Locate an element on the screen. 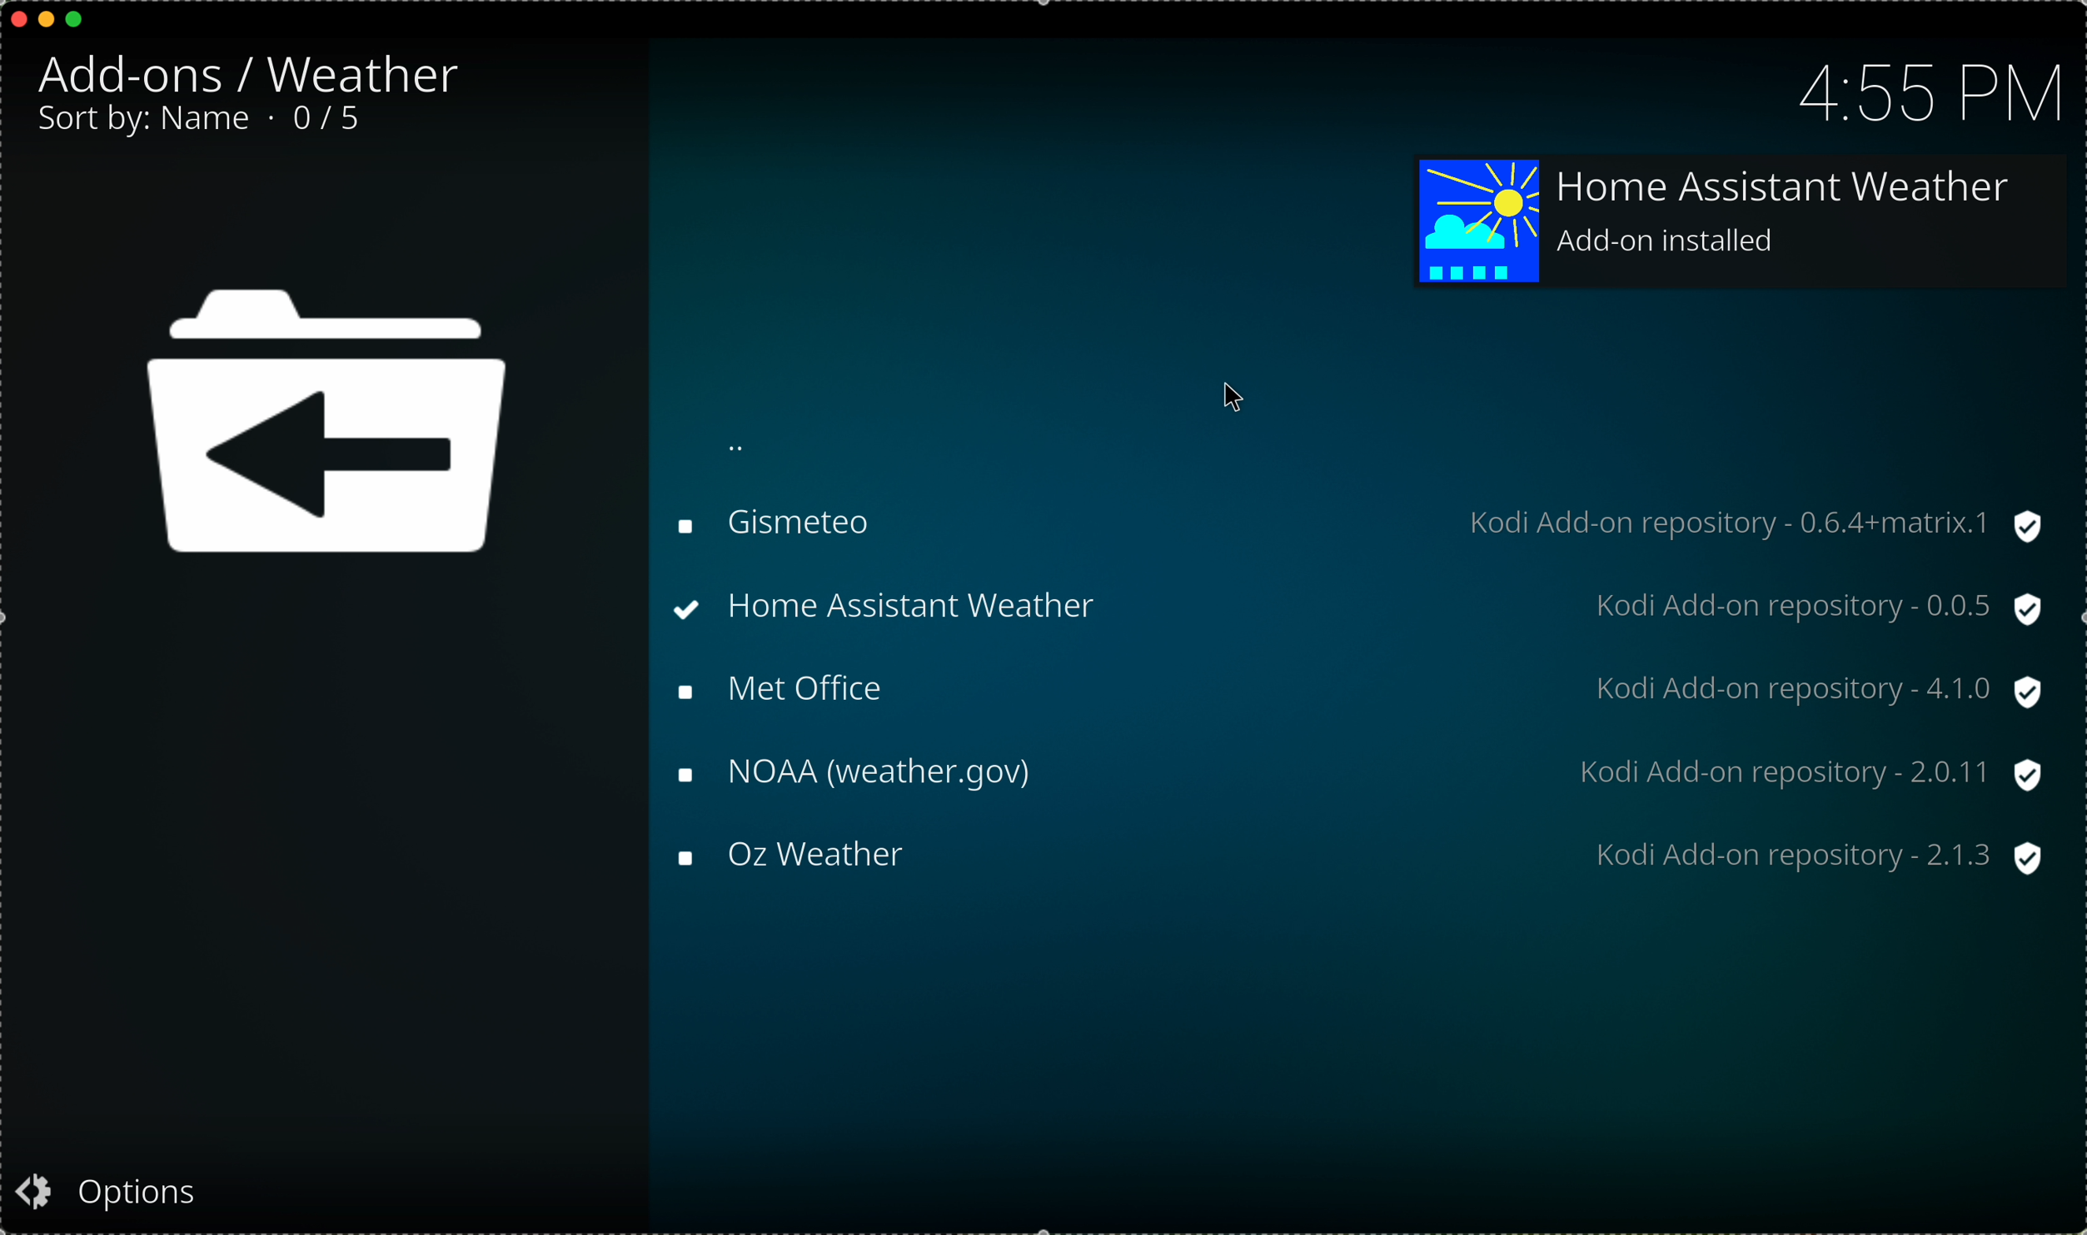  Oz weather is located at coordinates (1359, 862).